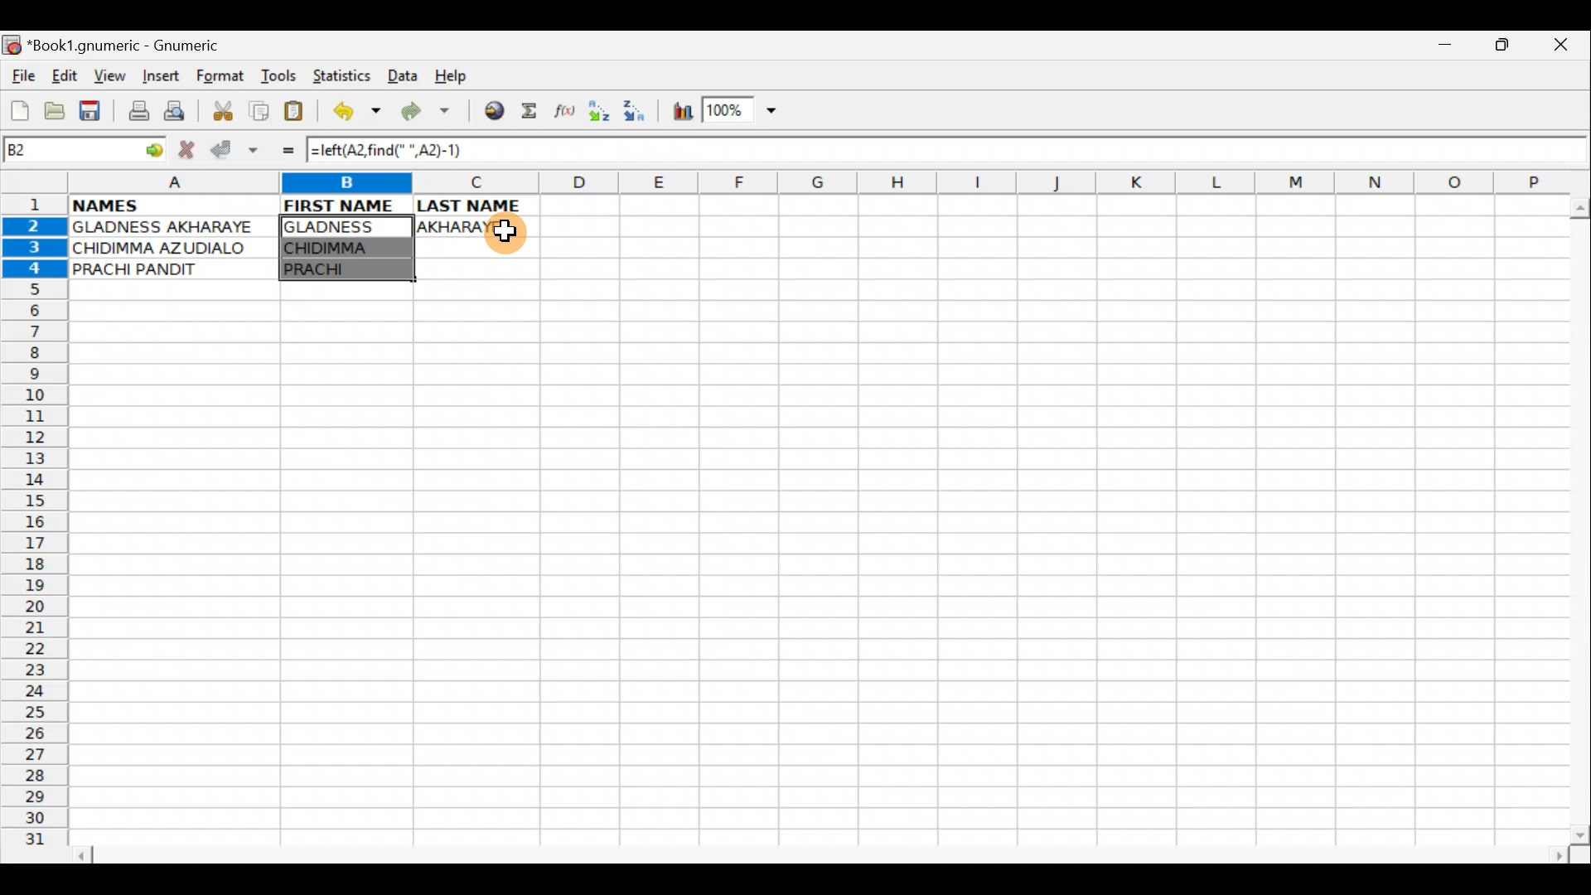 The image size is (1591, 895). I want to click on Open a file, so click(58, 109).